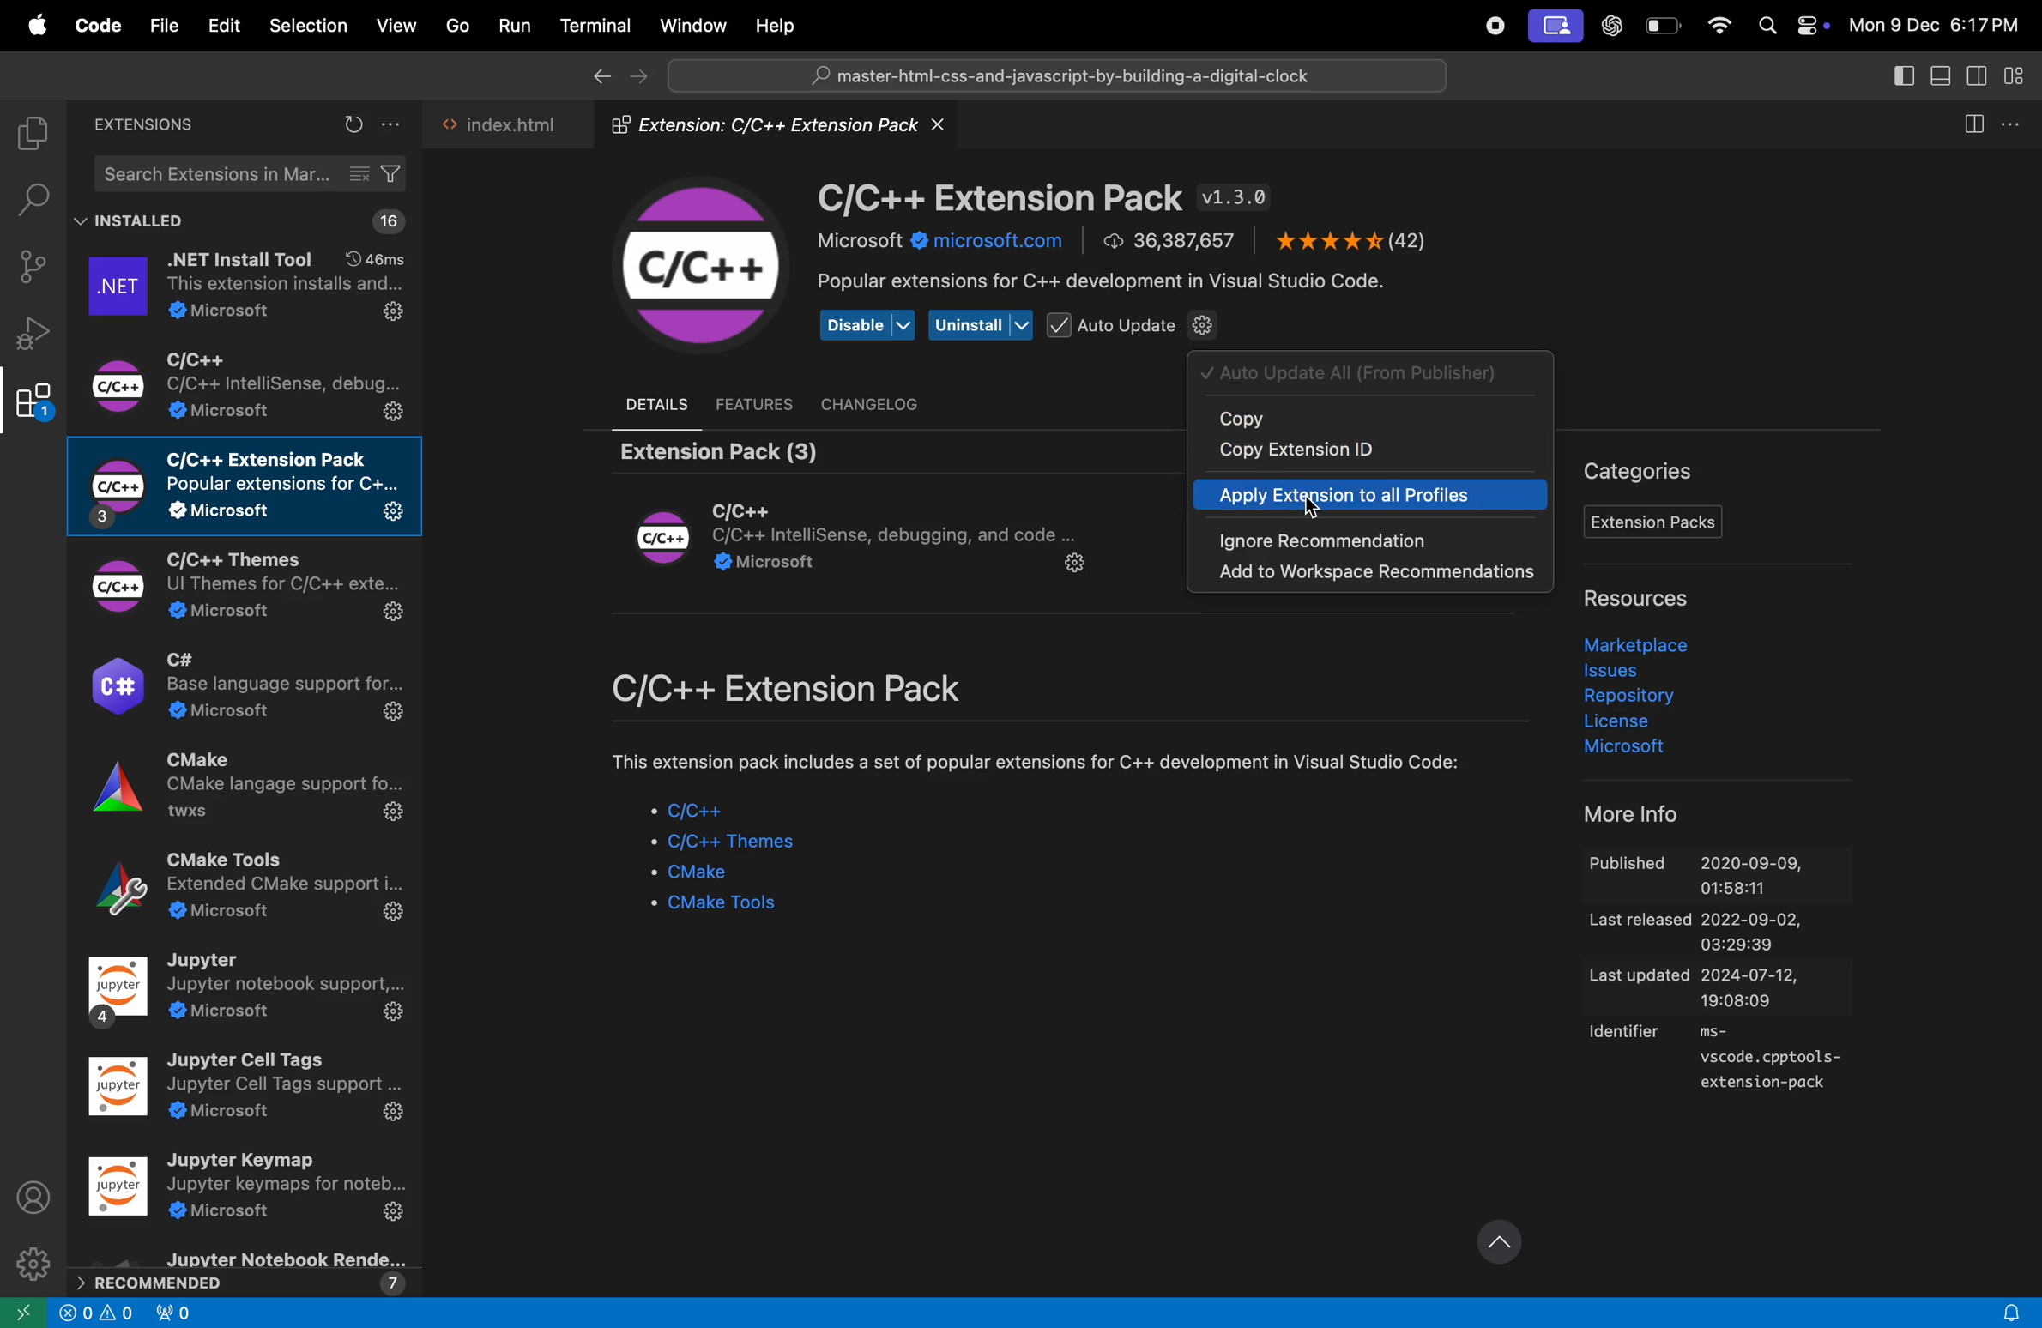 The width and height of the screenshot is (2042, 1328). I want to click on Terminal, so click(593, 27).